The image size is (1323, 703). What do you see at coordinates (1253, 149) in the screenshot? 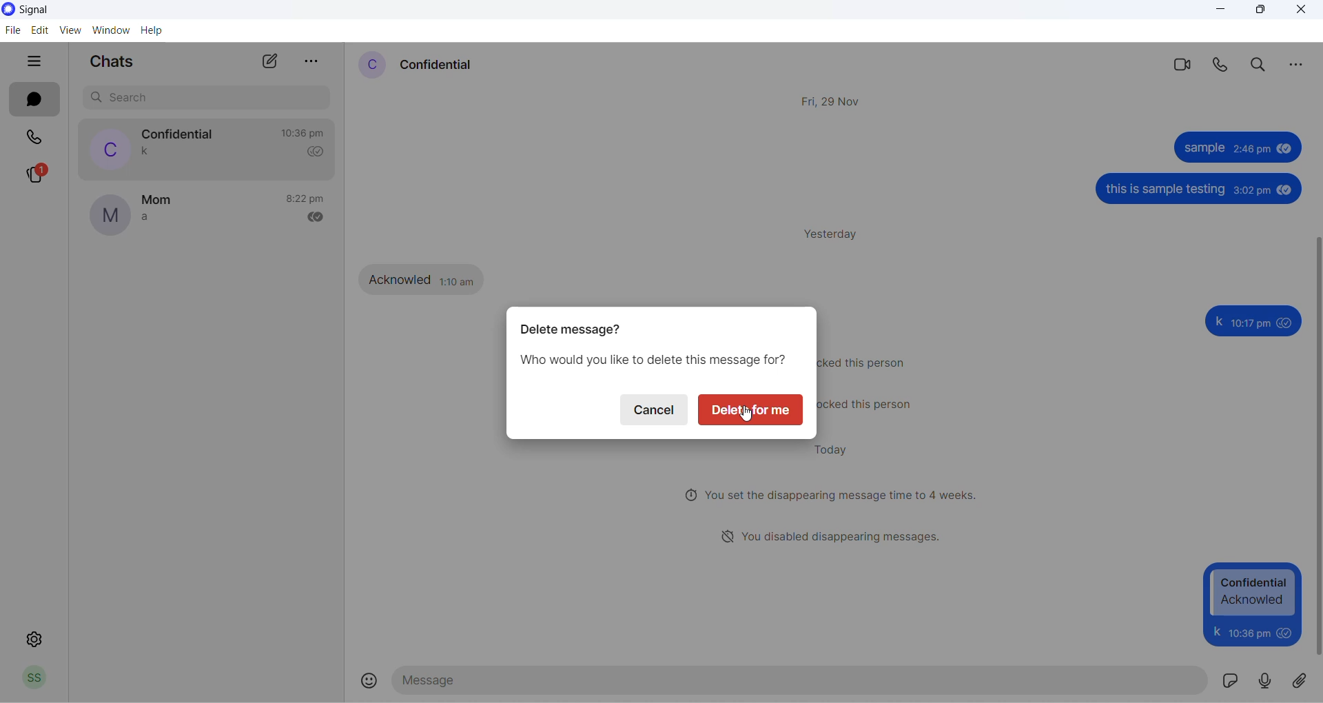
I see `2: 46 pm` at bounding box center [1253, 149].